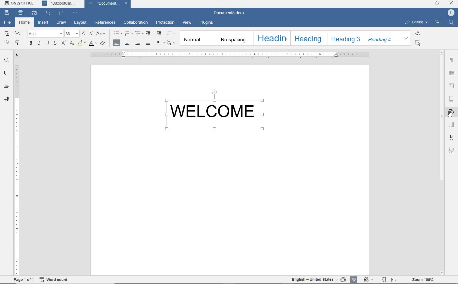 This screenshot has width=458, height=284. What do you see at coordinates (117, 43) in the screenshot?
I see `ALIGN LEFT` at bounding box center [117, 43].